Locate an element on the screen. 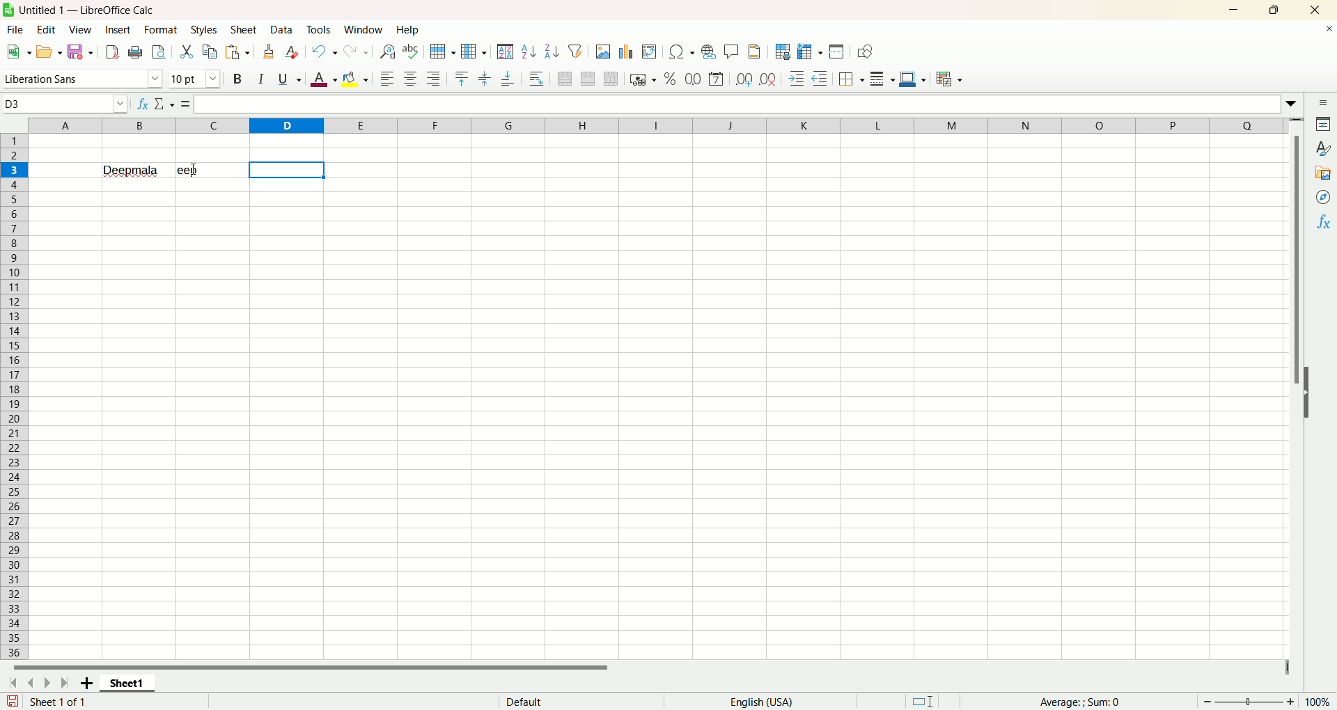 Image resolution: width=1337 pixels, height=710 pixels. goto next sheet is located at coordinates (45, 684).